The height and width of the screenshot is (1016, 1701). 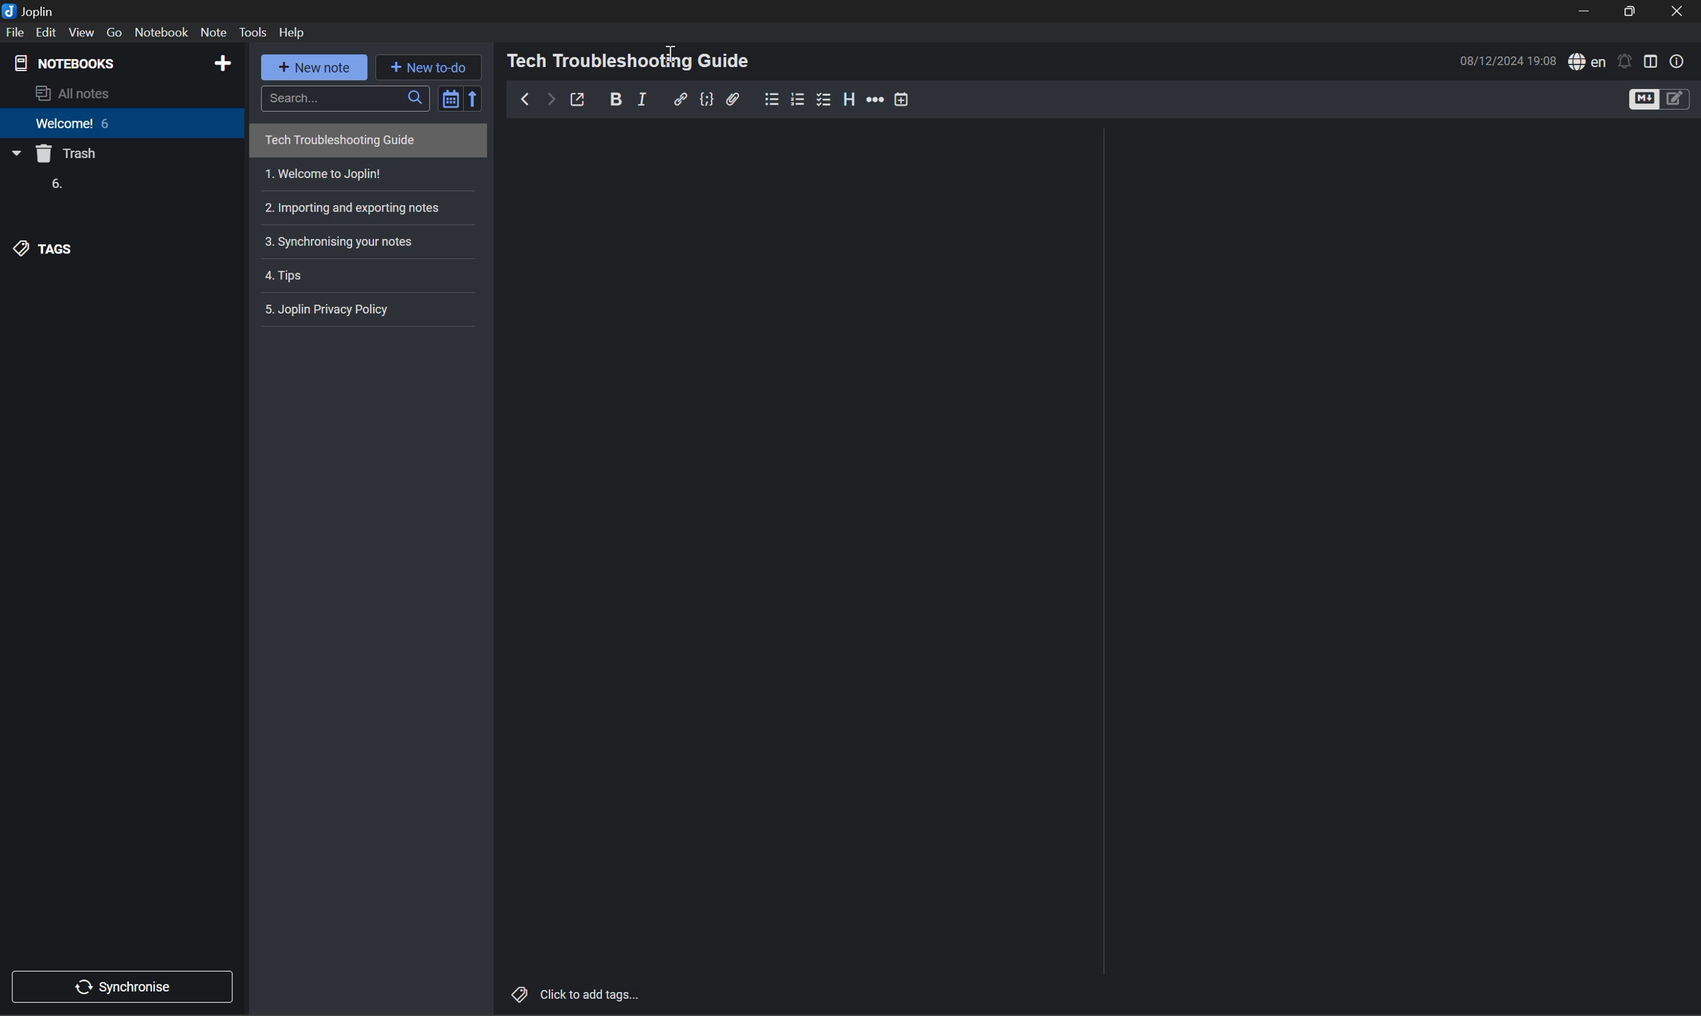 What do you see at coordinates (289, 277) in the screenshot?
I see `4. Tips` at bounding box center [289, 277].